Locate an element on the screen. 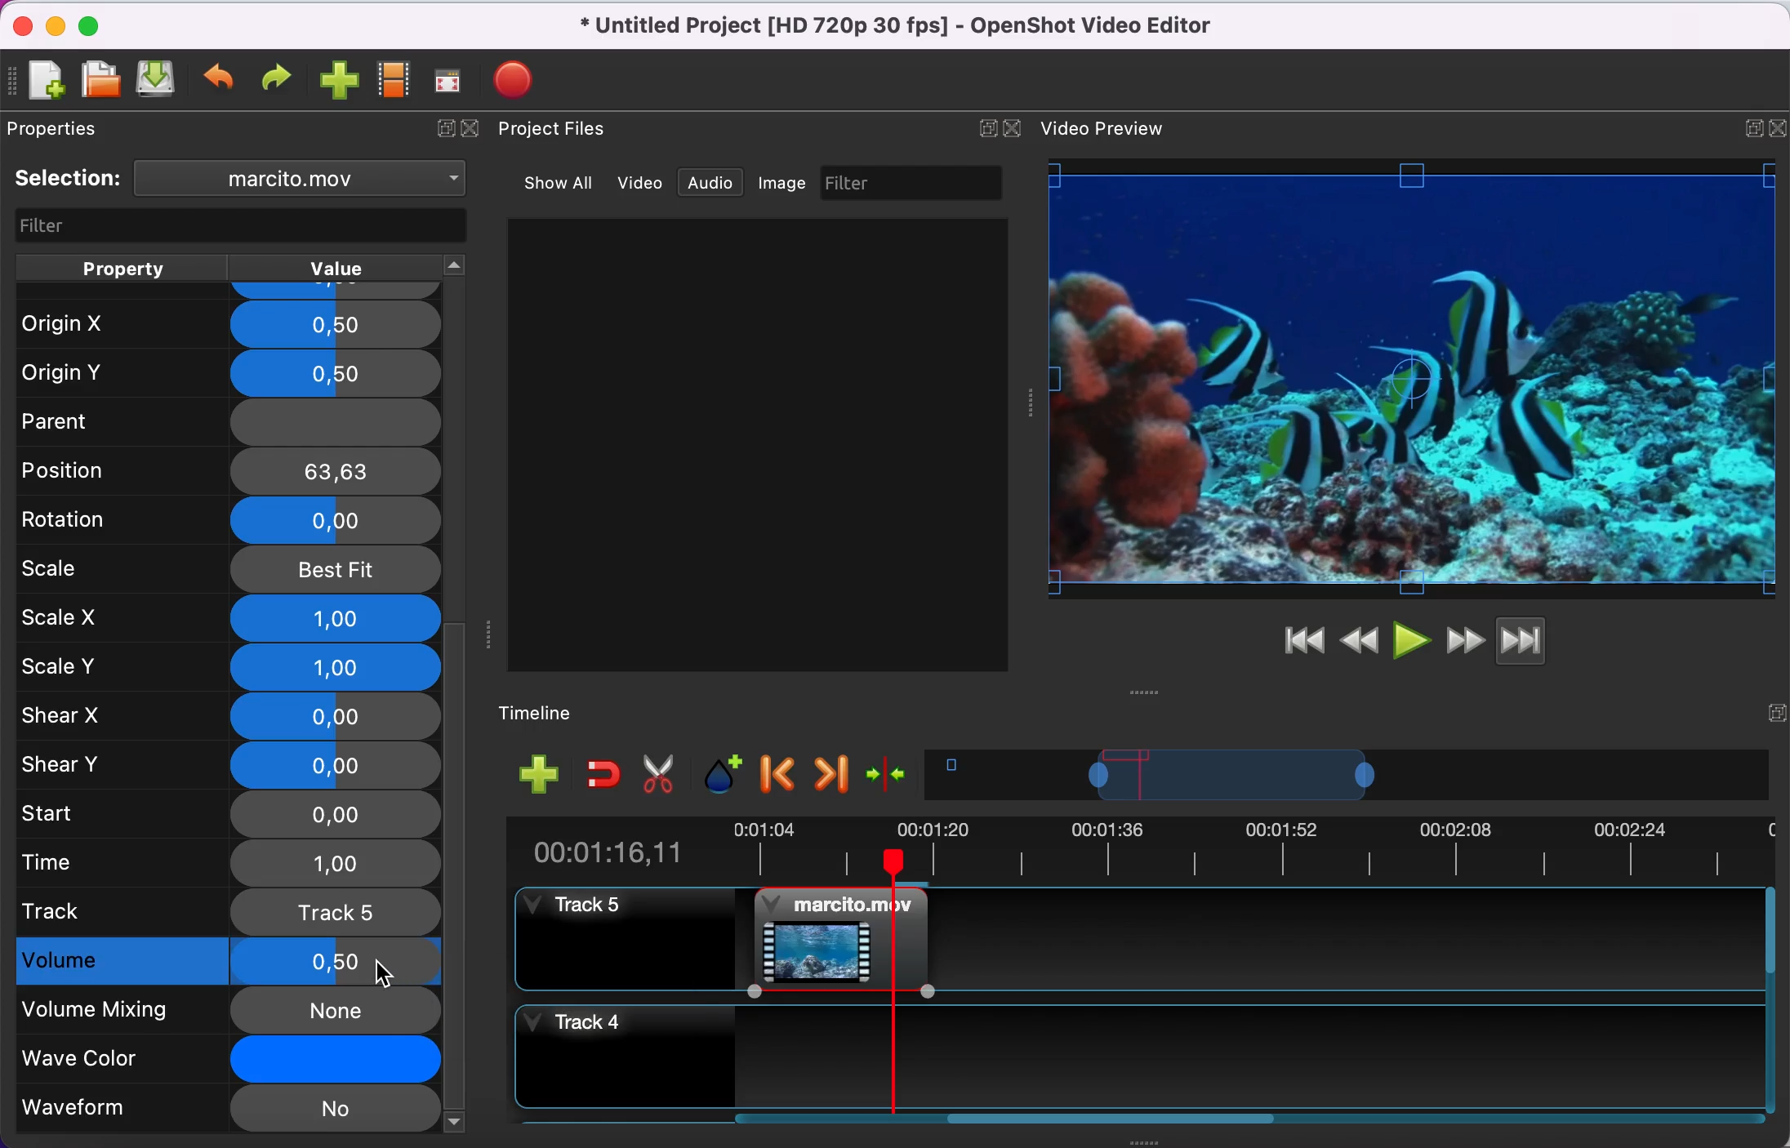  timeline is located at coordinates (1351, 779).